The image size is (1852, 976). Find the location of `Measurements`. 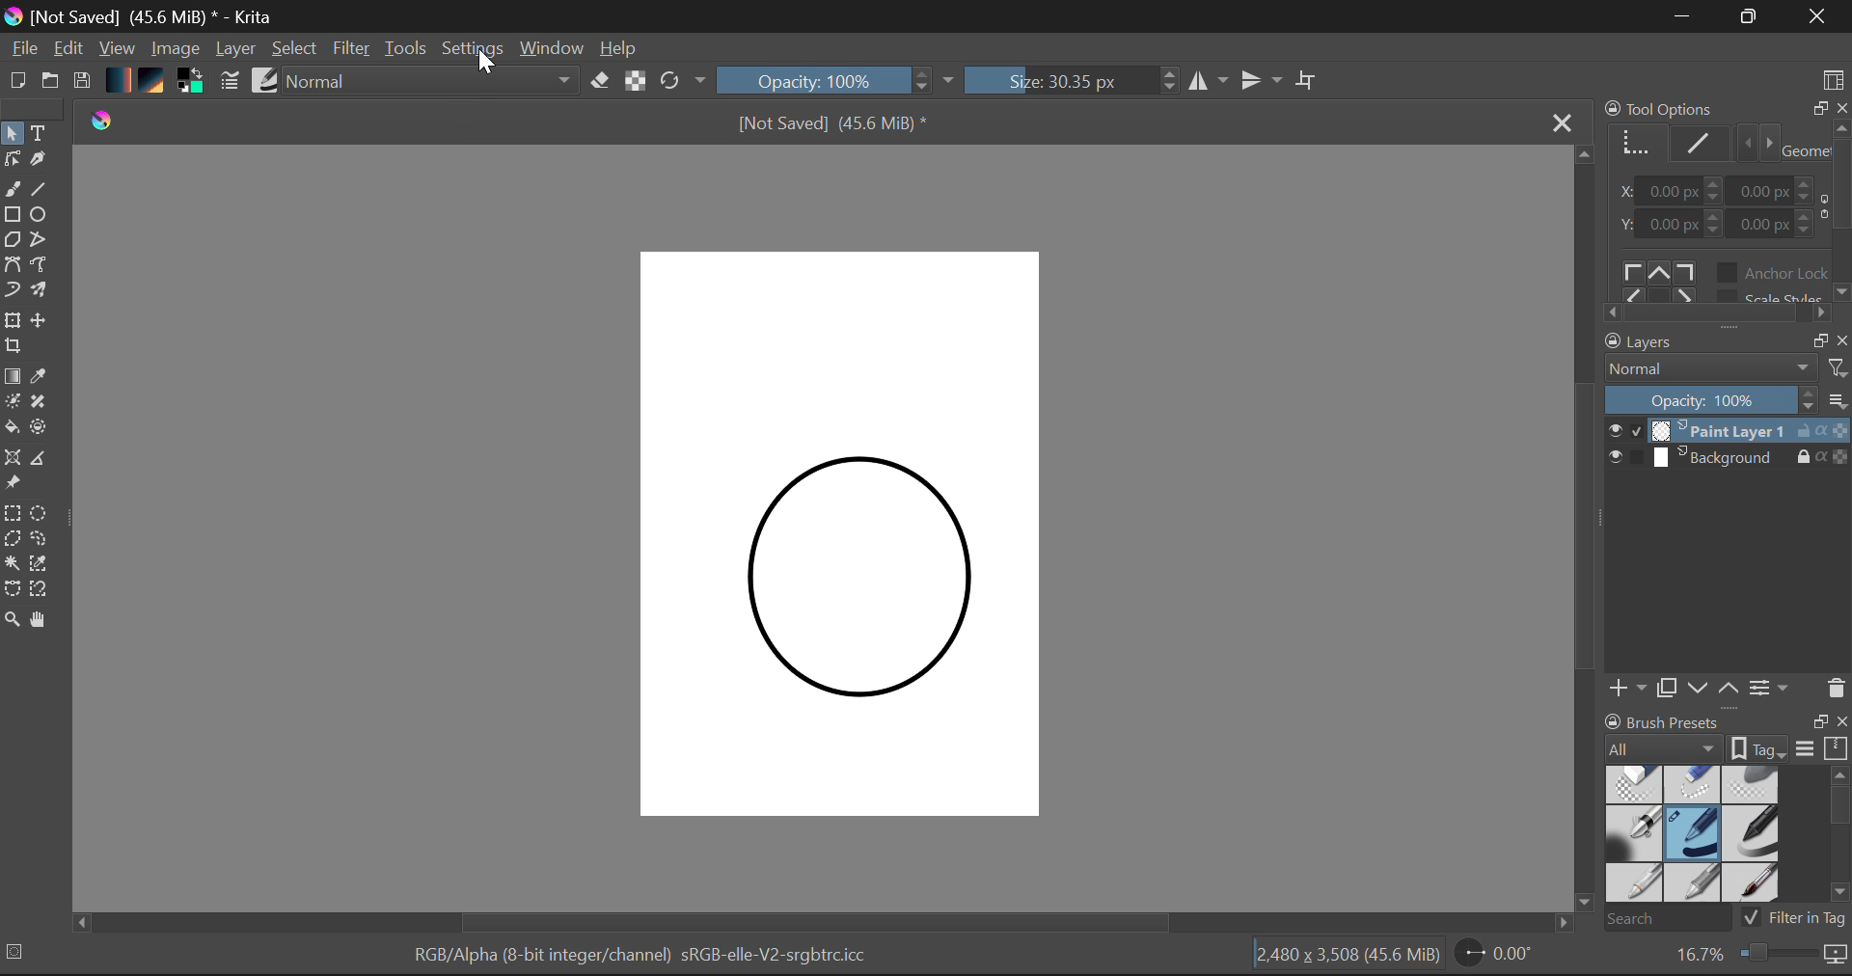

Measurements is located at coordinates (45, 459).